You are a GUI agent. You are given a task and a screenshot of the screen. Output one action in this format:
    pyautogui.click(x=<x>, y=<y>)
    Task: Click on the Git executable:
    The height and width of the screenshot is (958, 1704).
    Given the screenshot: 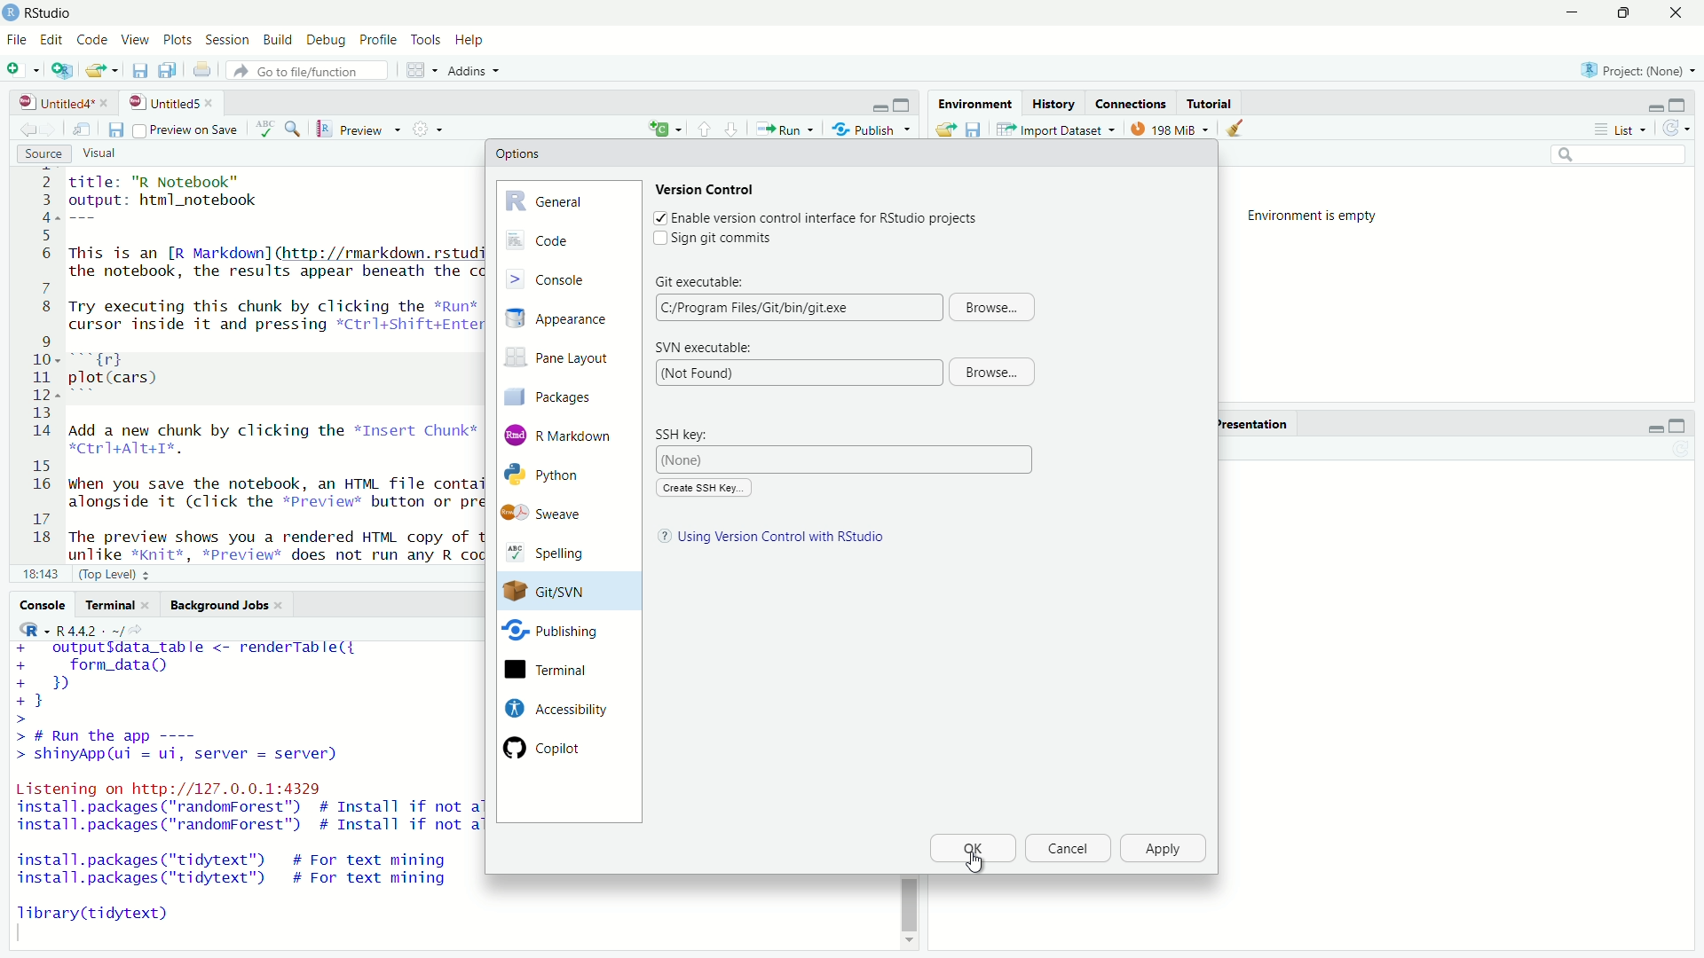 What is the action you would take?
    pyautogui.click(x=701, y=279)
    